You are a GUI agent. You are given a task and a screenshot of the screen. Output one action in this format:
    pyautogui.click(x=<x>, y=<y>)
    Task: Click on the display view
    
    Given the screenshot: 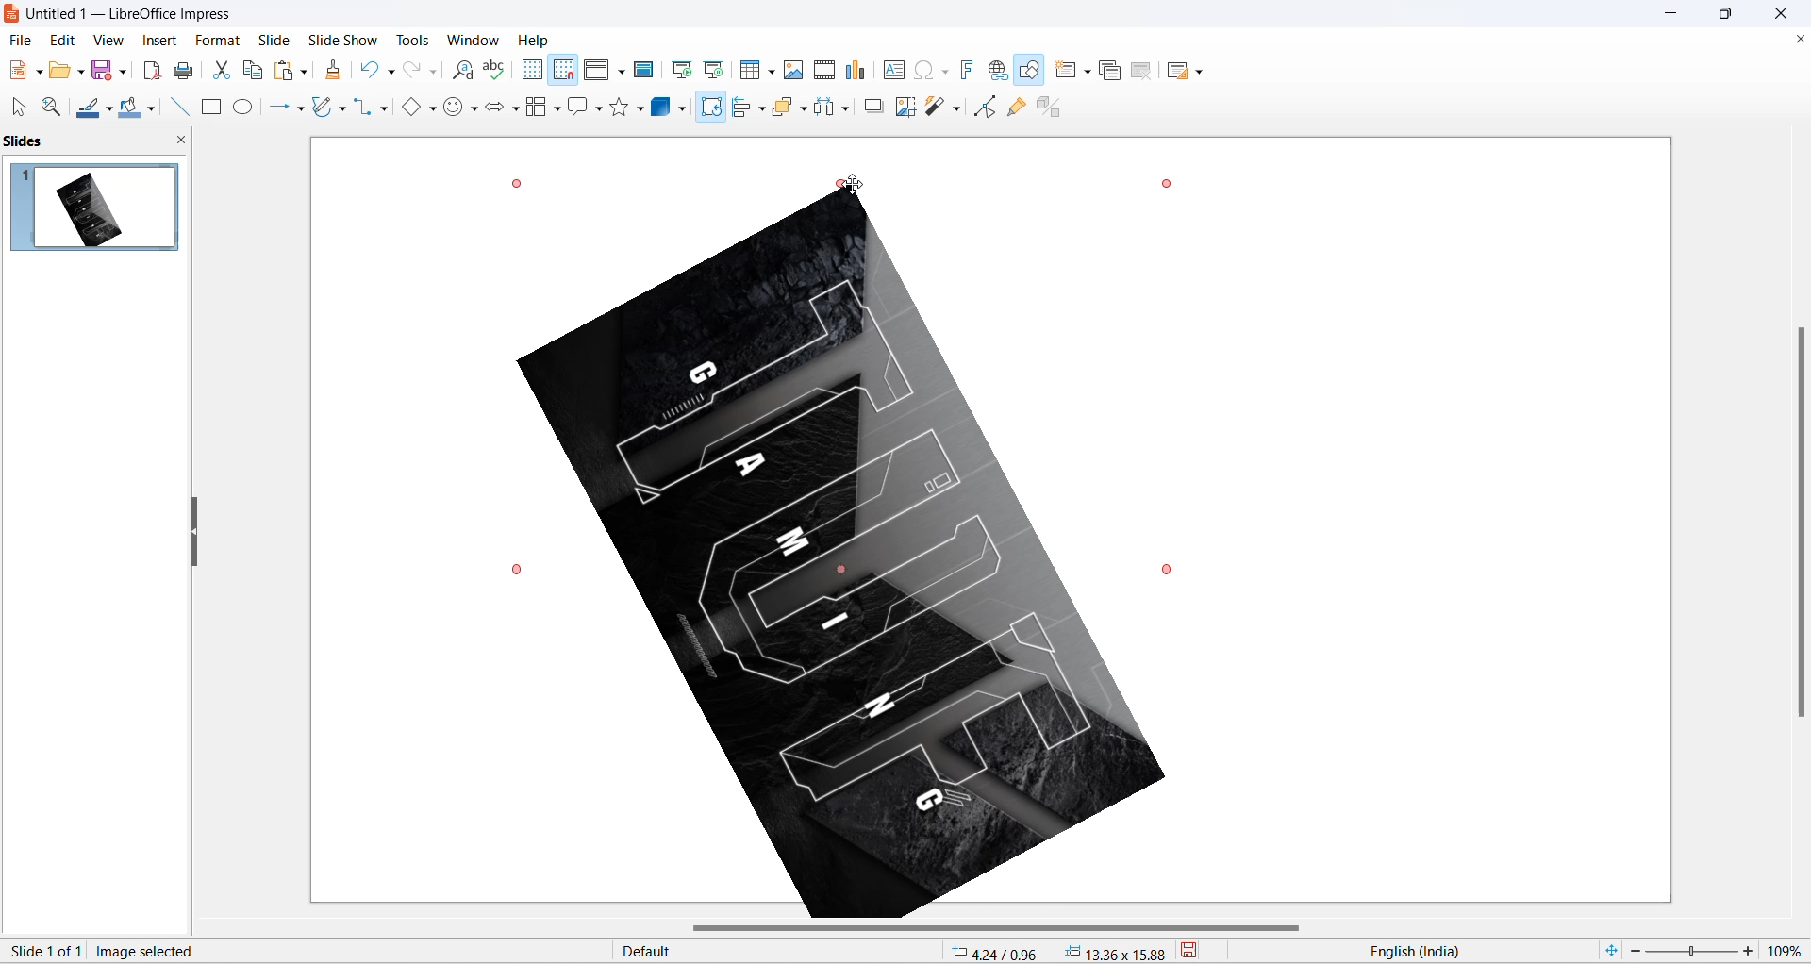 What is the action you would take?
    pyautogui.click(x=598, y=71)
    